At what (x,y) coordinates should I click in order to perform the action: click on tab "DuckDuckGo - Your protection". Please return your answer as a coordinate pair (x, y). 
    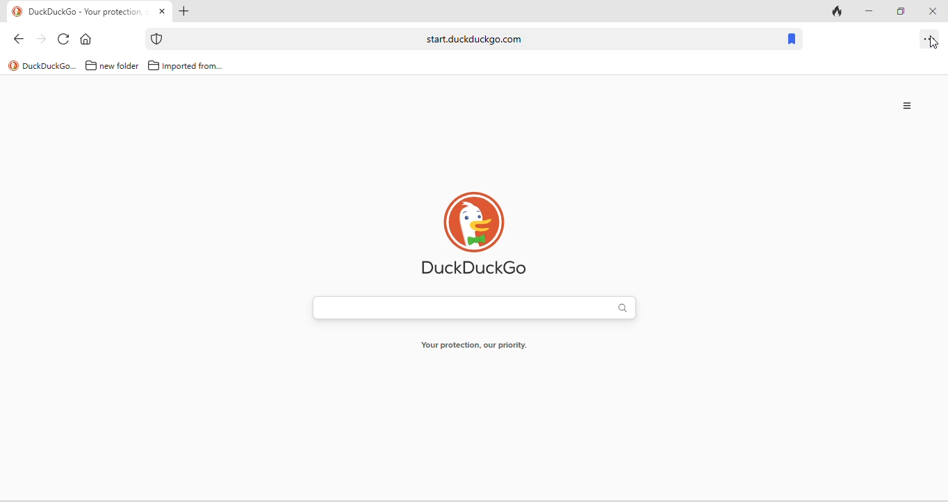
    Looking at the image, I should click on (90, 12).